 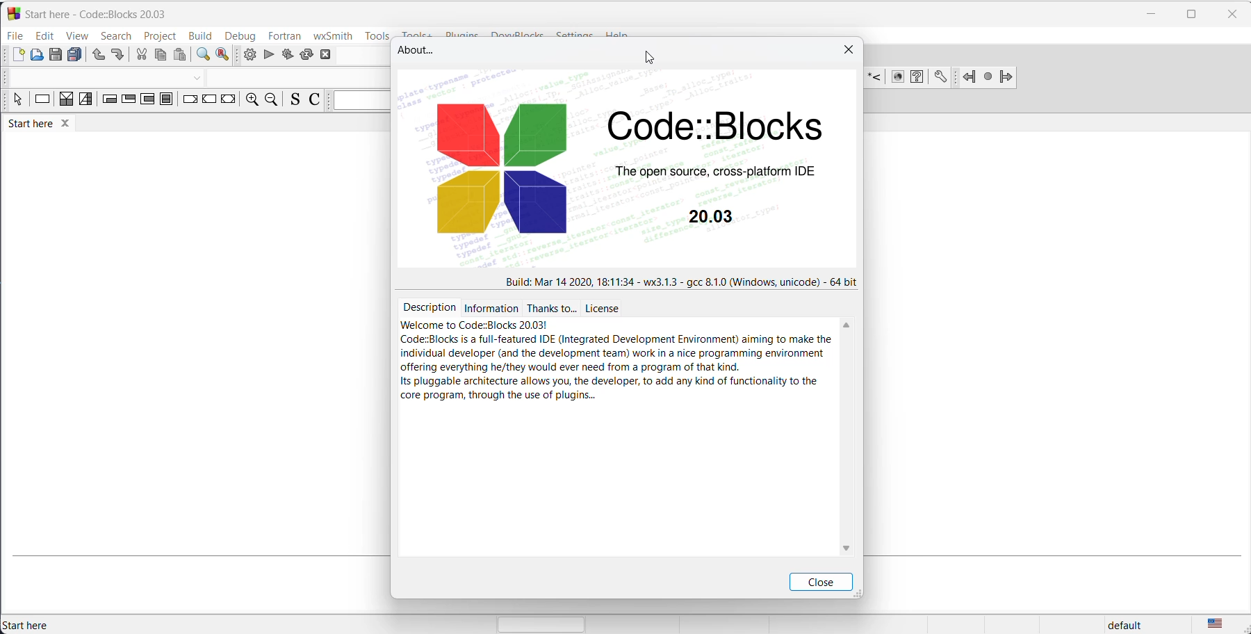 What do you see at coordinates (382, 35) in the screenshot?
I see `tools` at bounding box center [382, 35].